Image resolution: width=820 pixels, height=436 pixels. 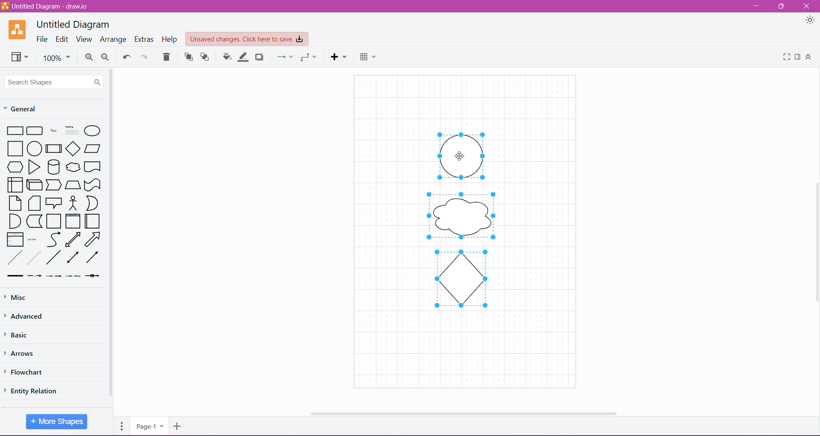 I want to click on General, so click(x=26, y=108).